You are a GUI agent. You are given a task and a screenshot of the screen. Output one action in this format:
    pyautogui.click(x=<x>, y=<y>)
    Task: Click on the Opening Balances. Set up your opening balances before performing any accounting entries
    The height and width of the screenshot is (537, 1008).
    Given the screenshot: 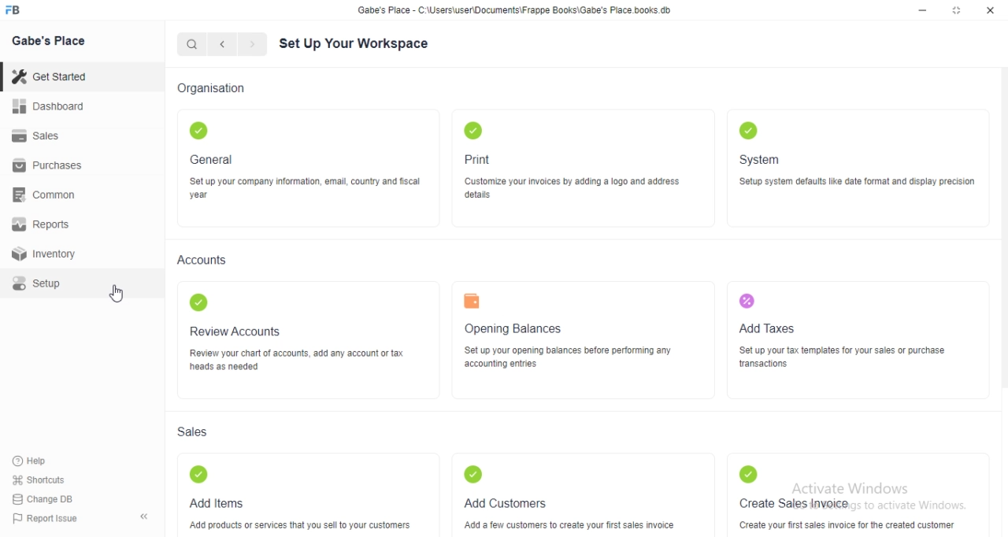 What is the action you would take?
    pyautogui.click(x=565, y=339)
    